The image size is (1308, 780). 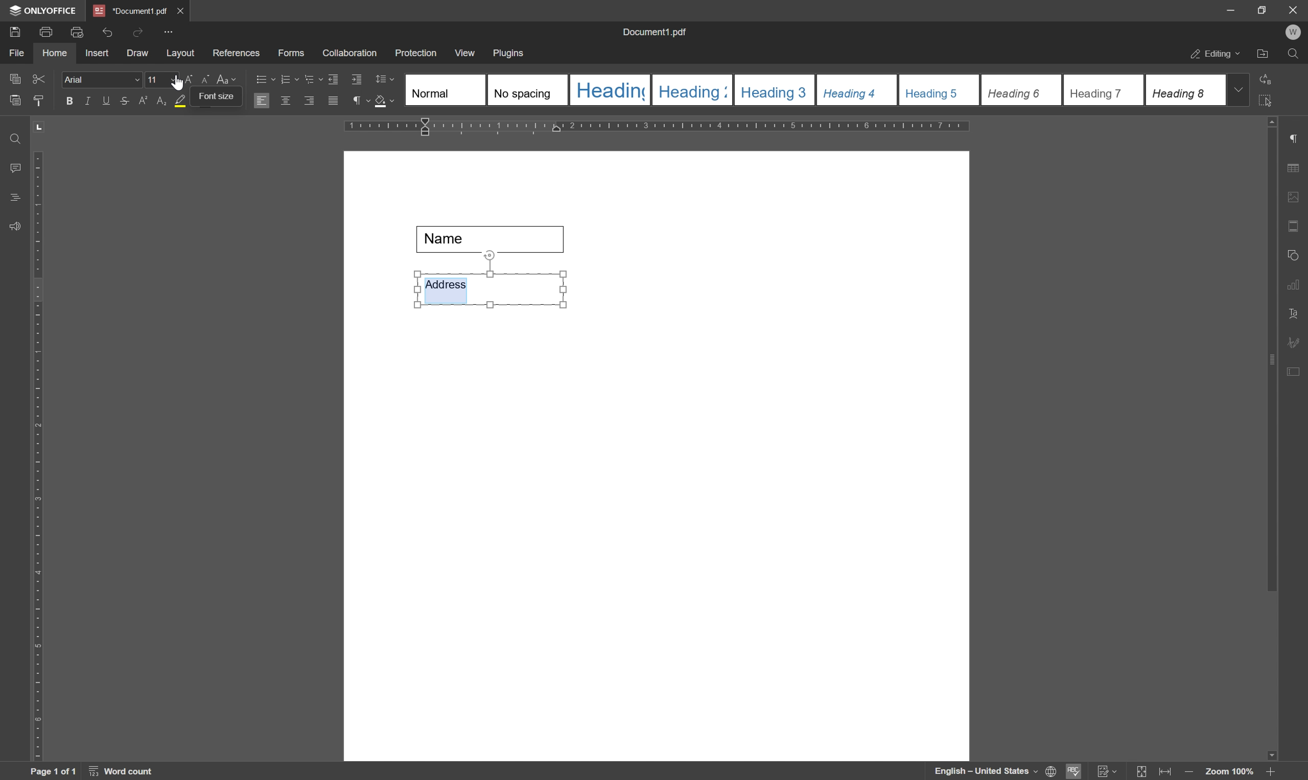 What do you see at coordinates (384, 79) in the screenshot?
I see `line spacing` at bounding box center [384, 79].